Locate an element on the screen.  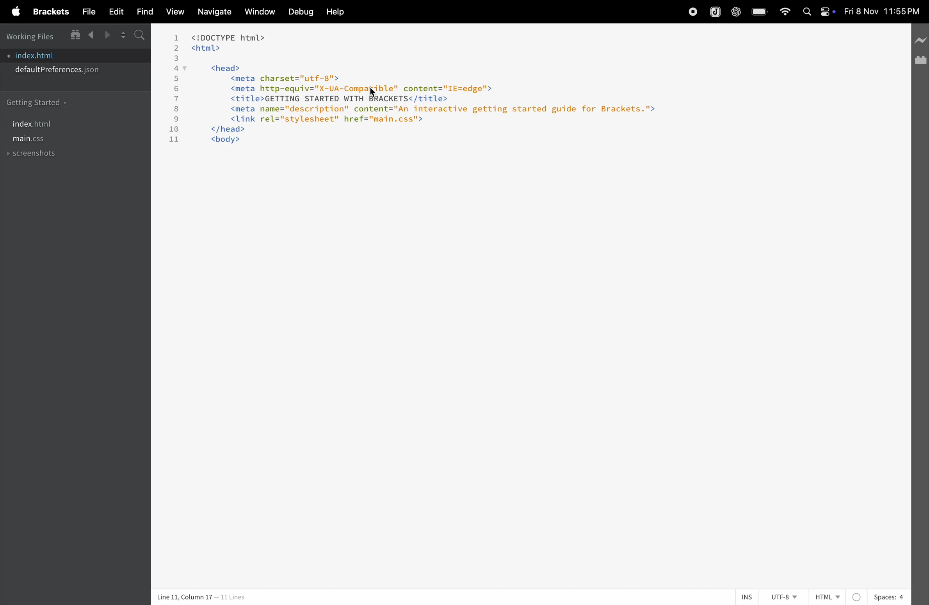
record is located at coordinates (686, 12).